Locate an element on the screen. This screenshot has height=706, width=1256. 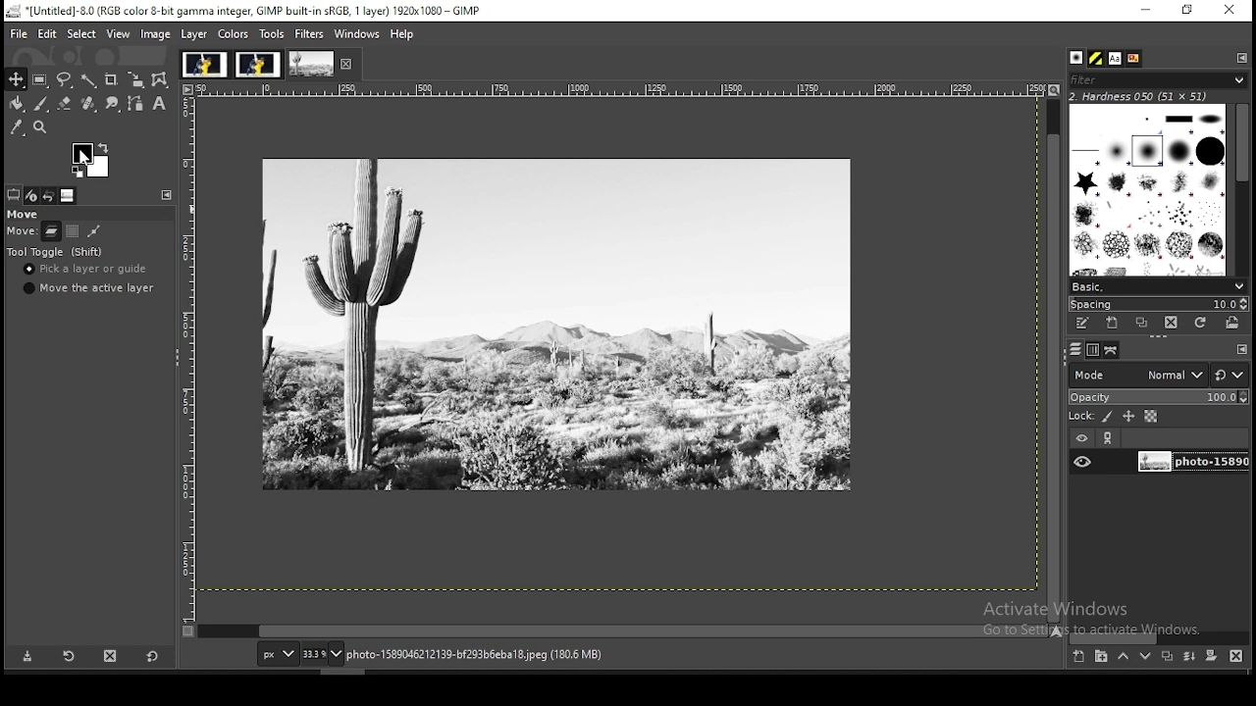
undo history is located at coordinates (51, 196).